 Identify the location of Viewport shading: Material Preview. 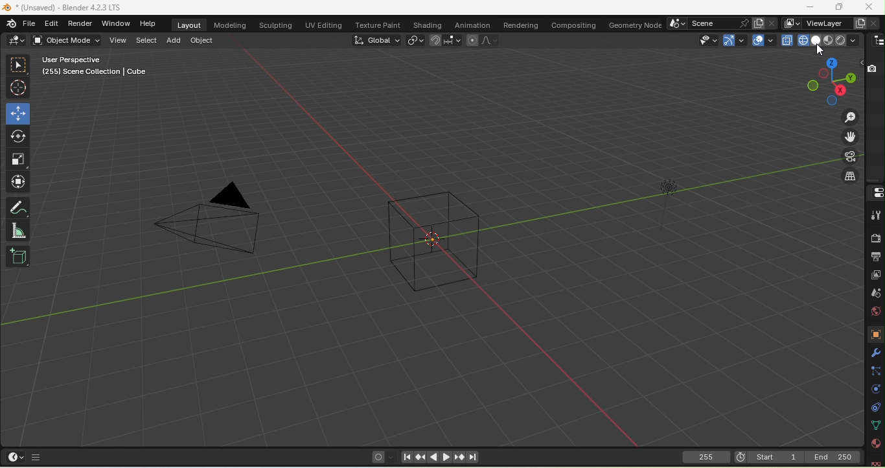
(828, 40).